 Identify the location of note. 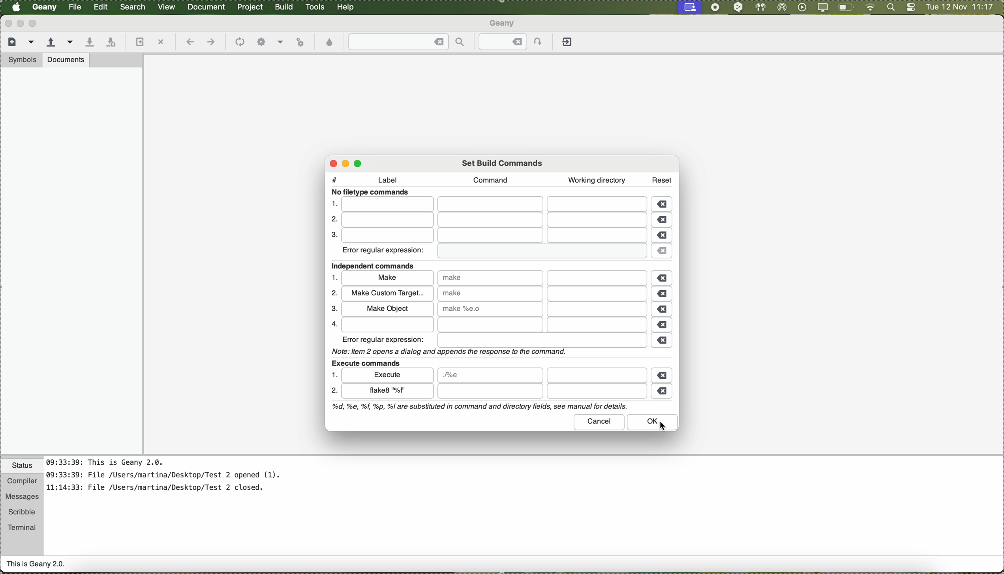
(447, 351).